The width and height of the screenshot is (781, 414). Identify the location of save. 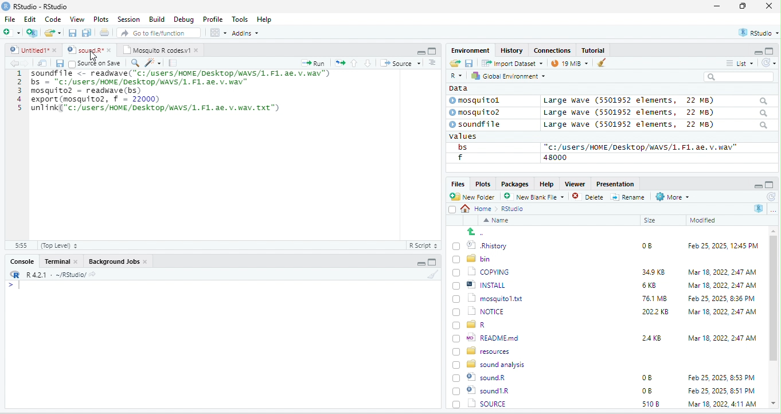
(468, 63).